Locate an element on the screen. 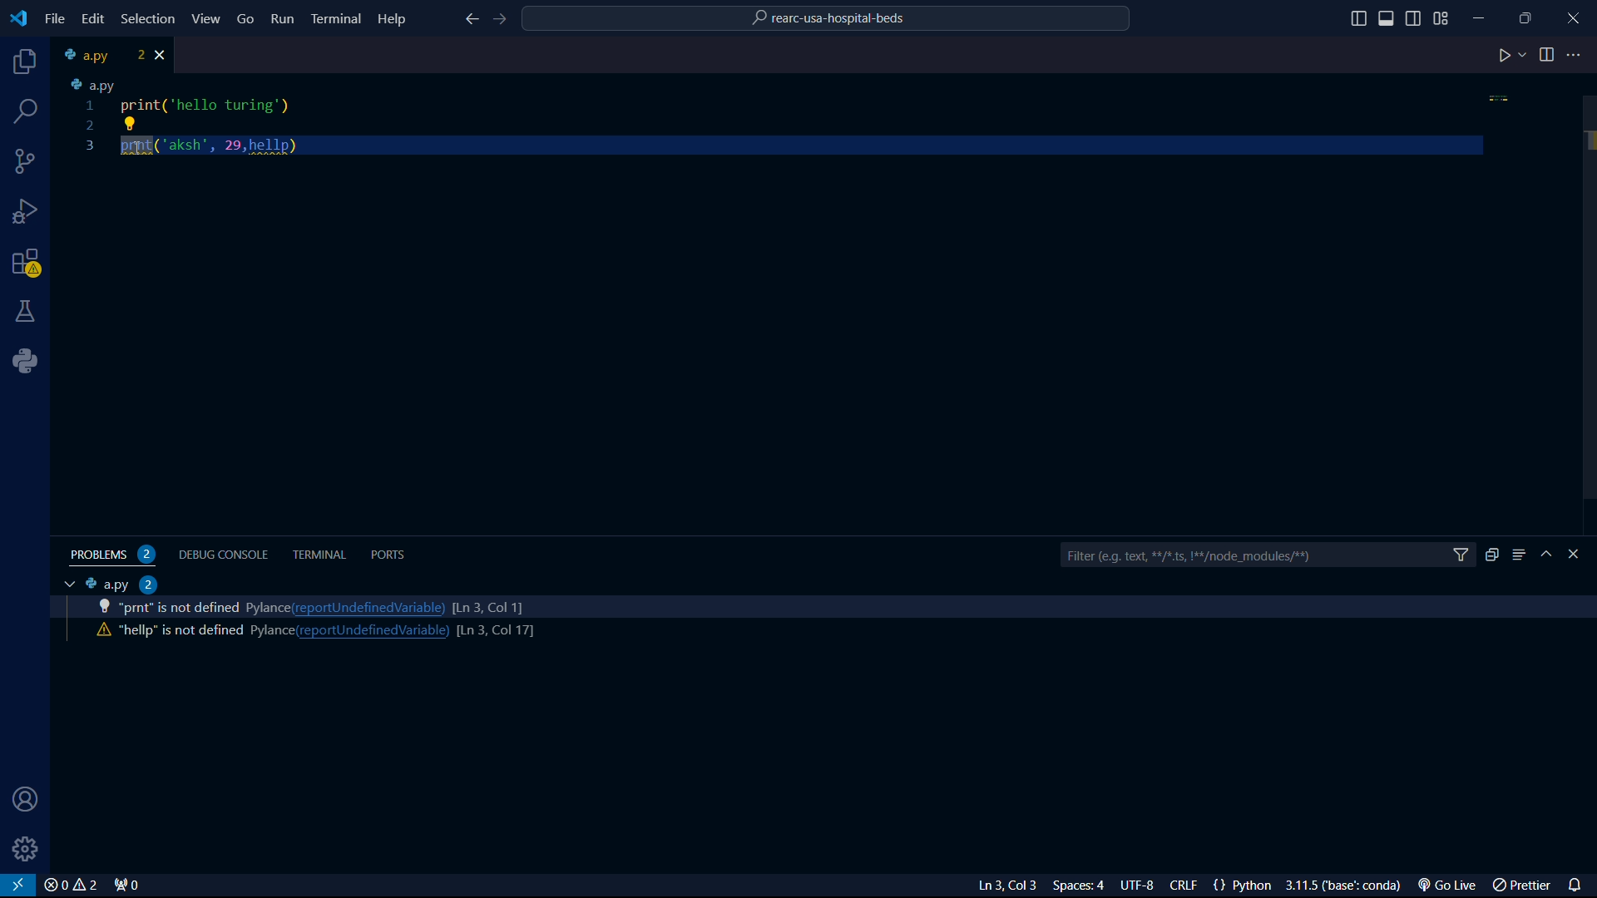 Image resolution: width=1597 pixels, height=898 pixels. hide is located at coordinates (1549, 555).